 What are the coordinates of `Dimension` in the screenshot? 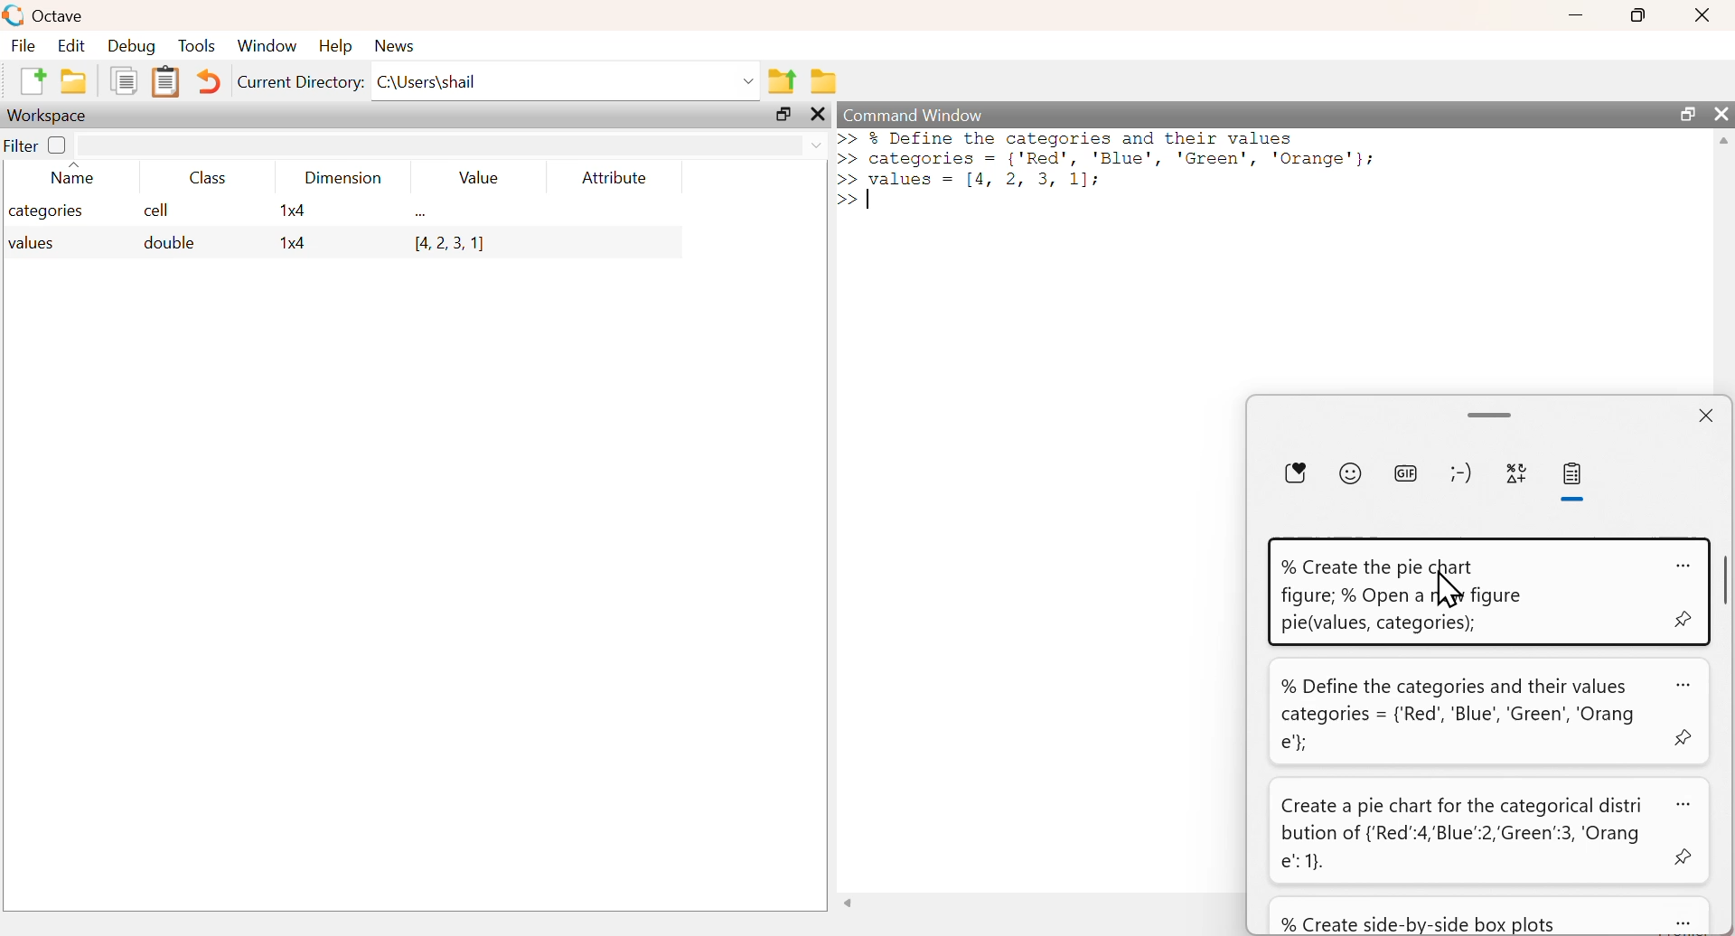 It's located at (346, 179).